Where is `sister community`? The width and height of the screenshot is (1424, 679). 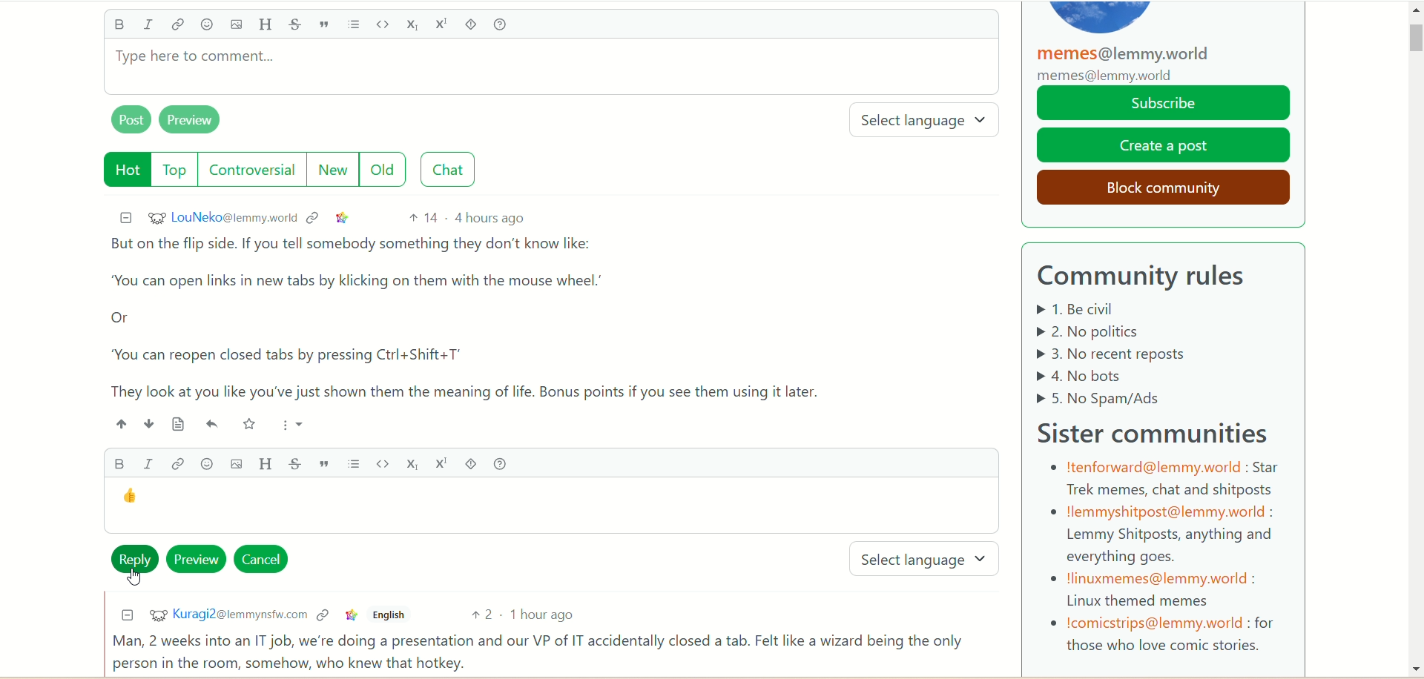 sister community is located at coordinates (1161, 431).